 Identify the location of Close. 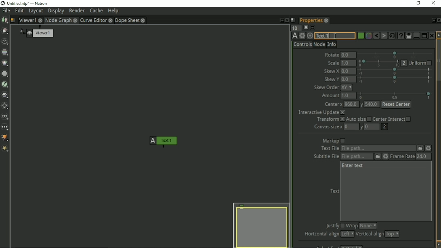
(288, 21).